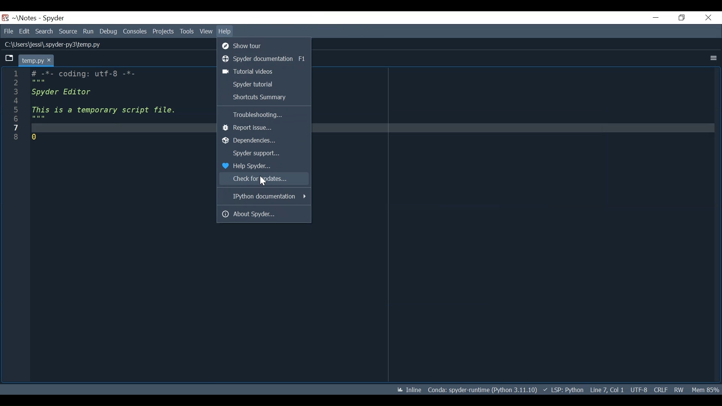  Describe the element at coordinates (5, 18) in the screenshot. I see `Spyder Desktop Icon` at that location.